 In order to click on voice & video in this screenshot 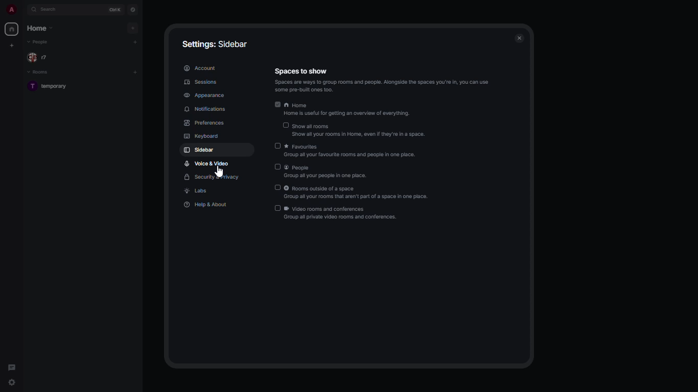, I will do `click(206, 163)`.